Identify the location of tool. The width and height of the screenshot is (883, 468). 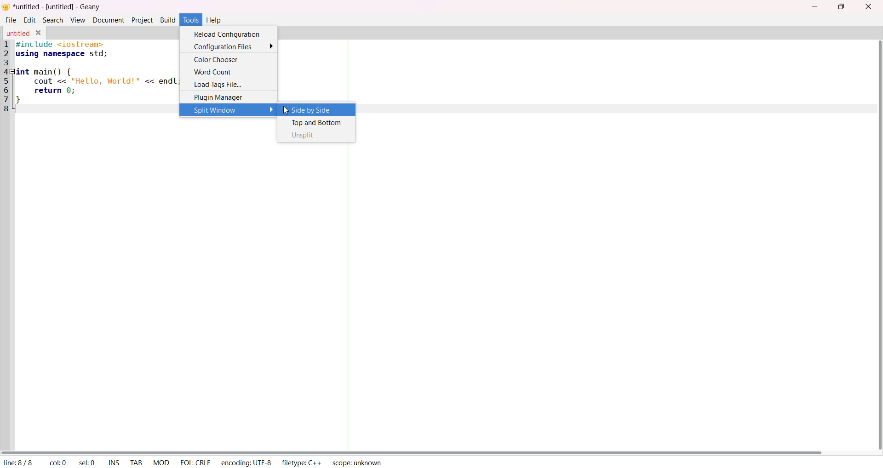
(190, 19).